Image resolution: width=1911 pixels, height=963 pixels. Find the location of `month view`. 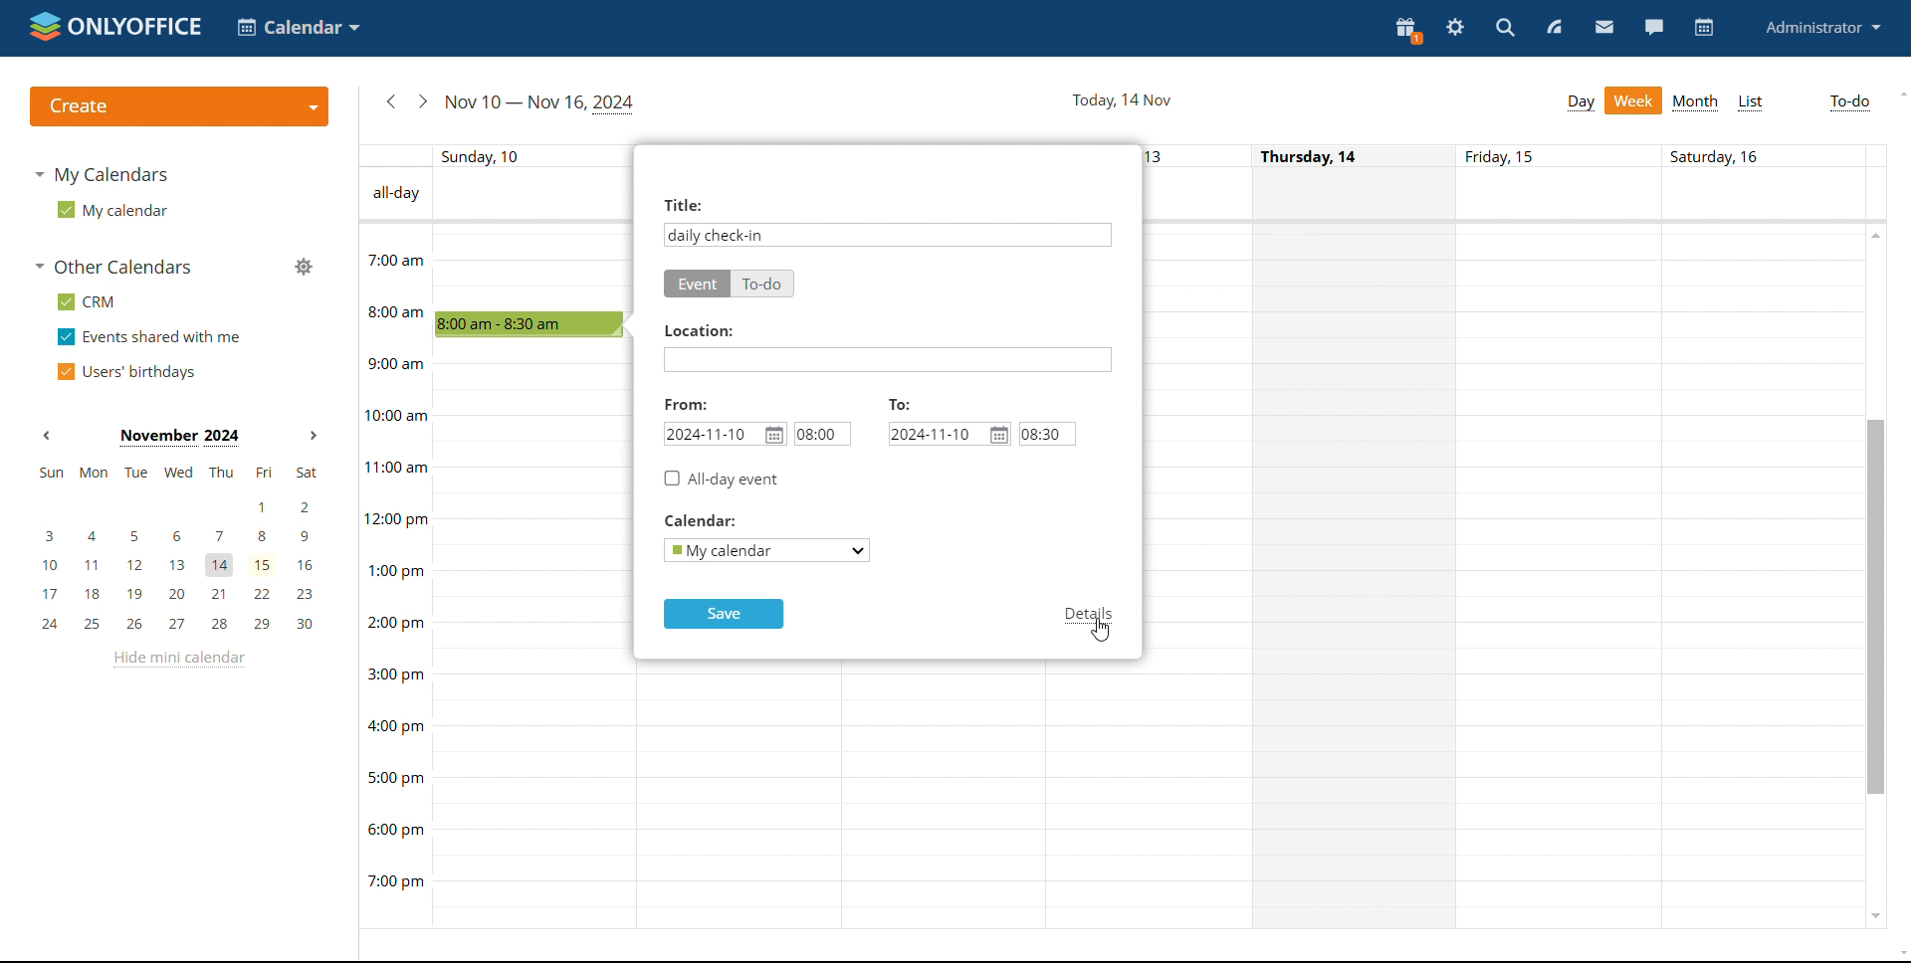

month view is located at coordinates (1696, 103).